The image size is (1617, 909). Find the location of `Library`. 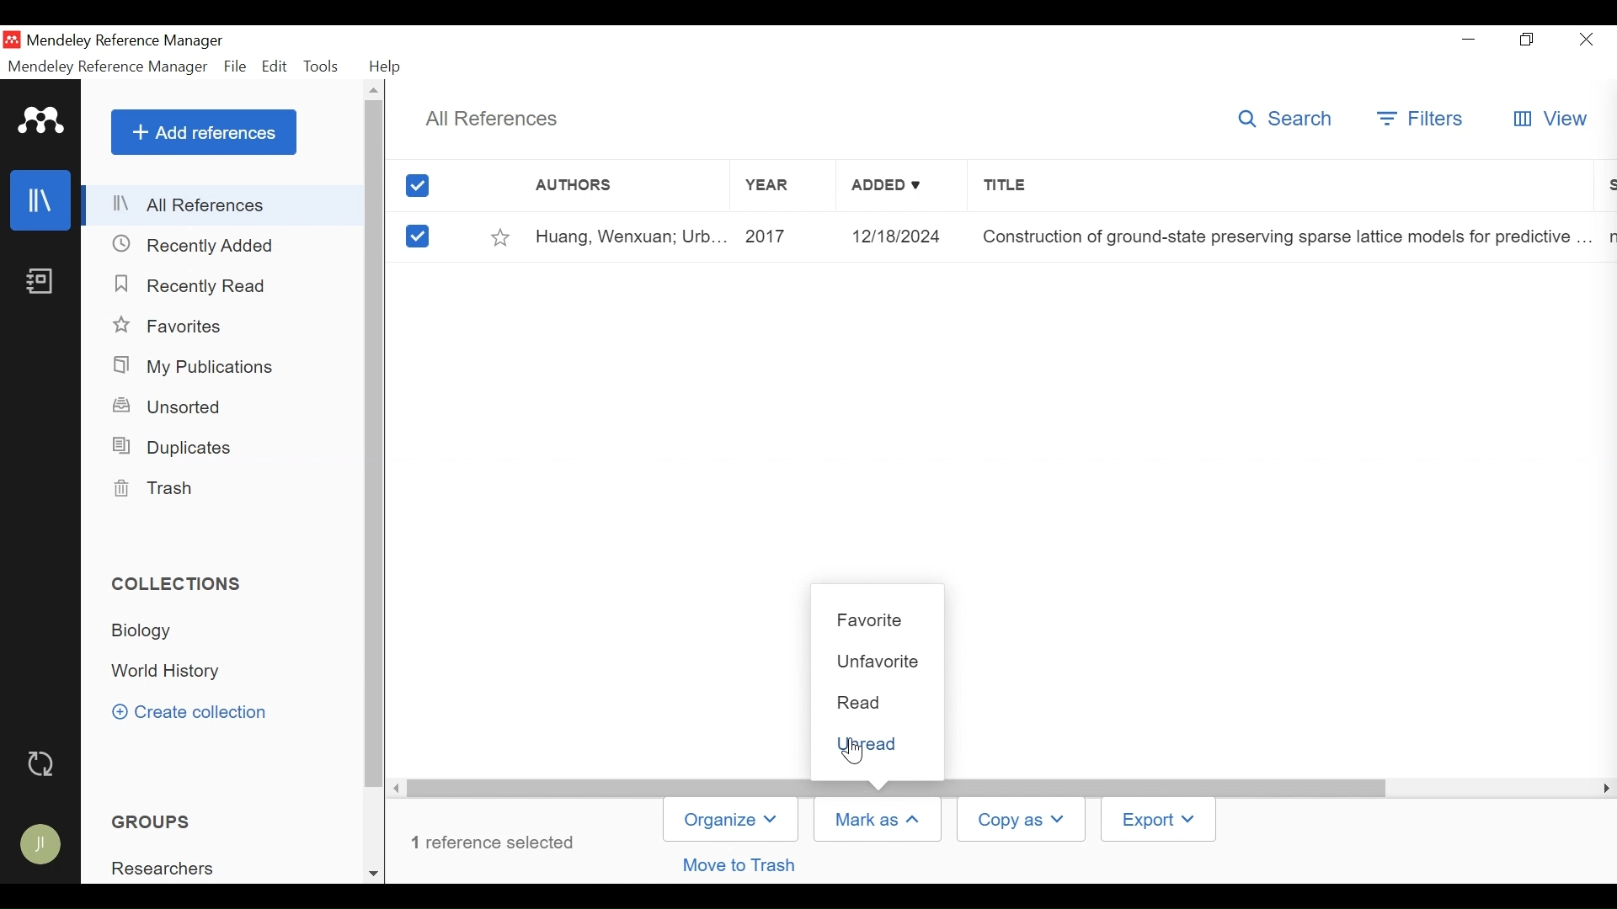

Library is located at coordinates (39, 201).